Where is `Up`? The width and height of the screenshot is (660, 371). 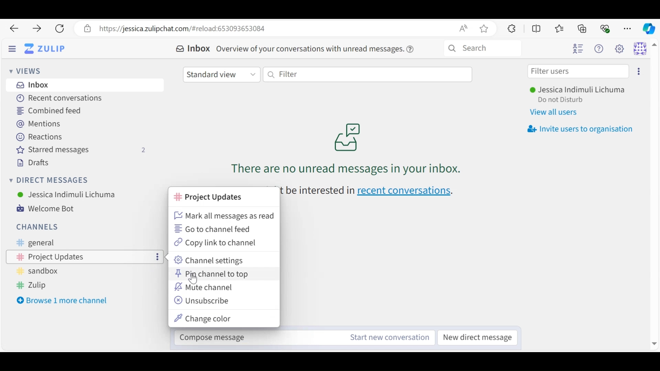
Up is located at coordinates (654, 46).